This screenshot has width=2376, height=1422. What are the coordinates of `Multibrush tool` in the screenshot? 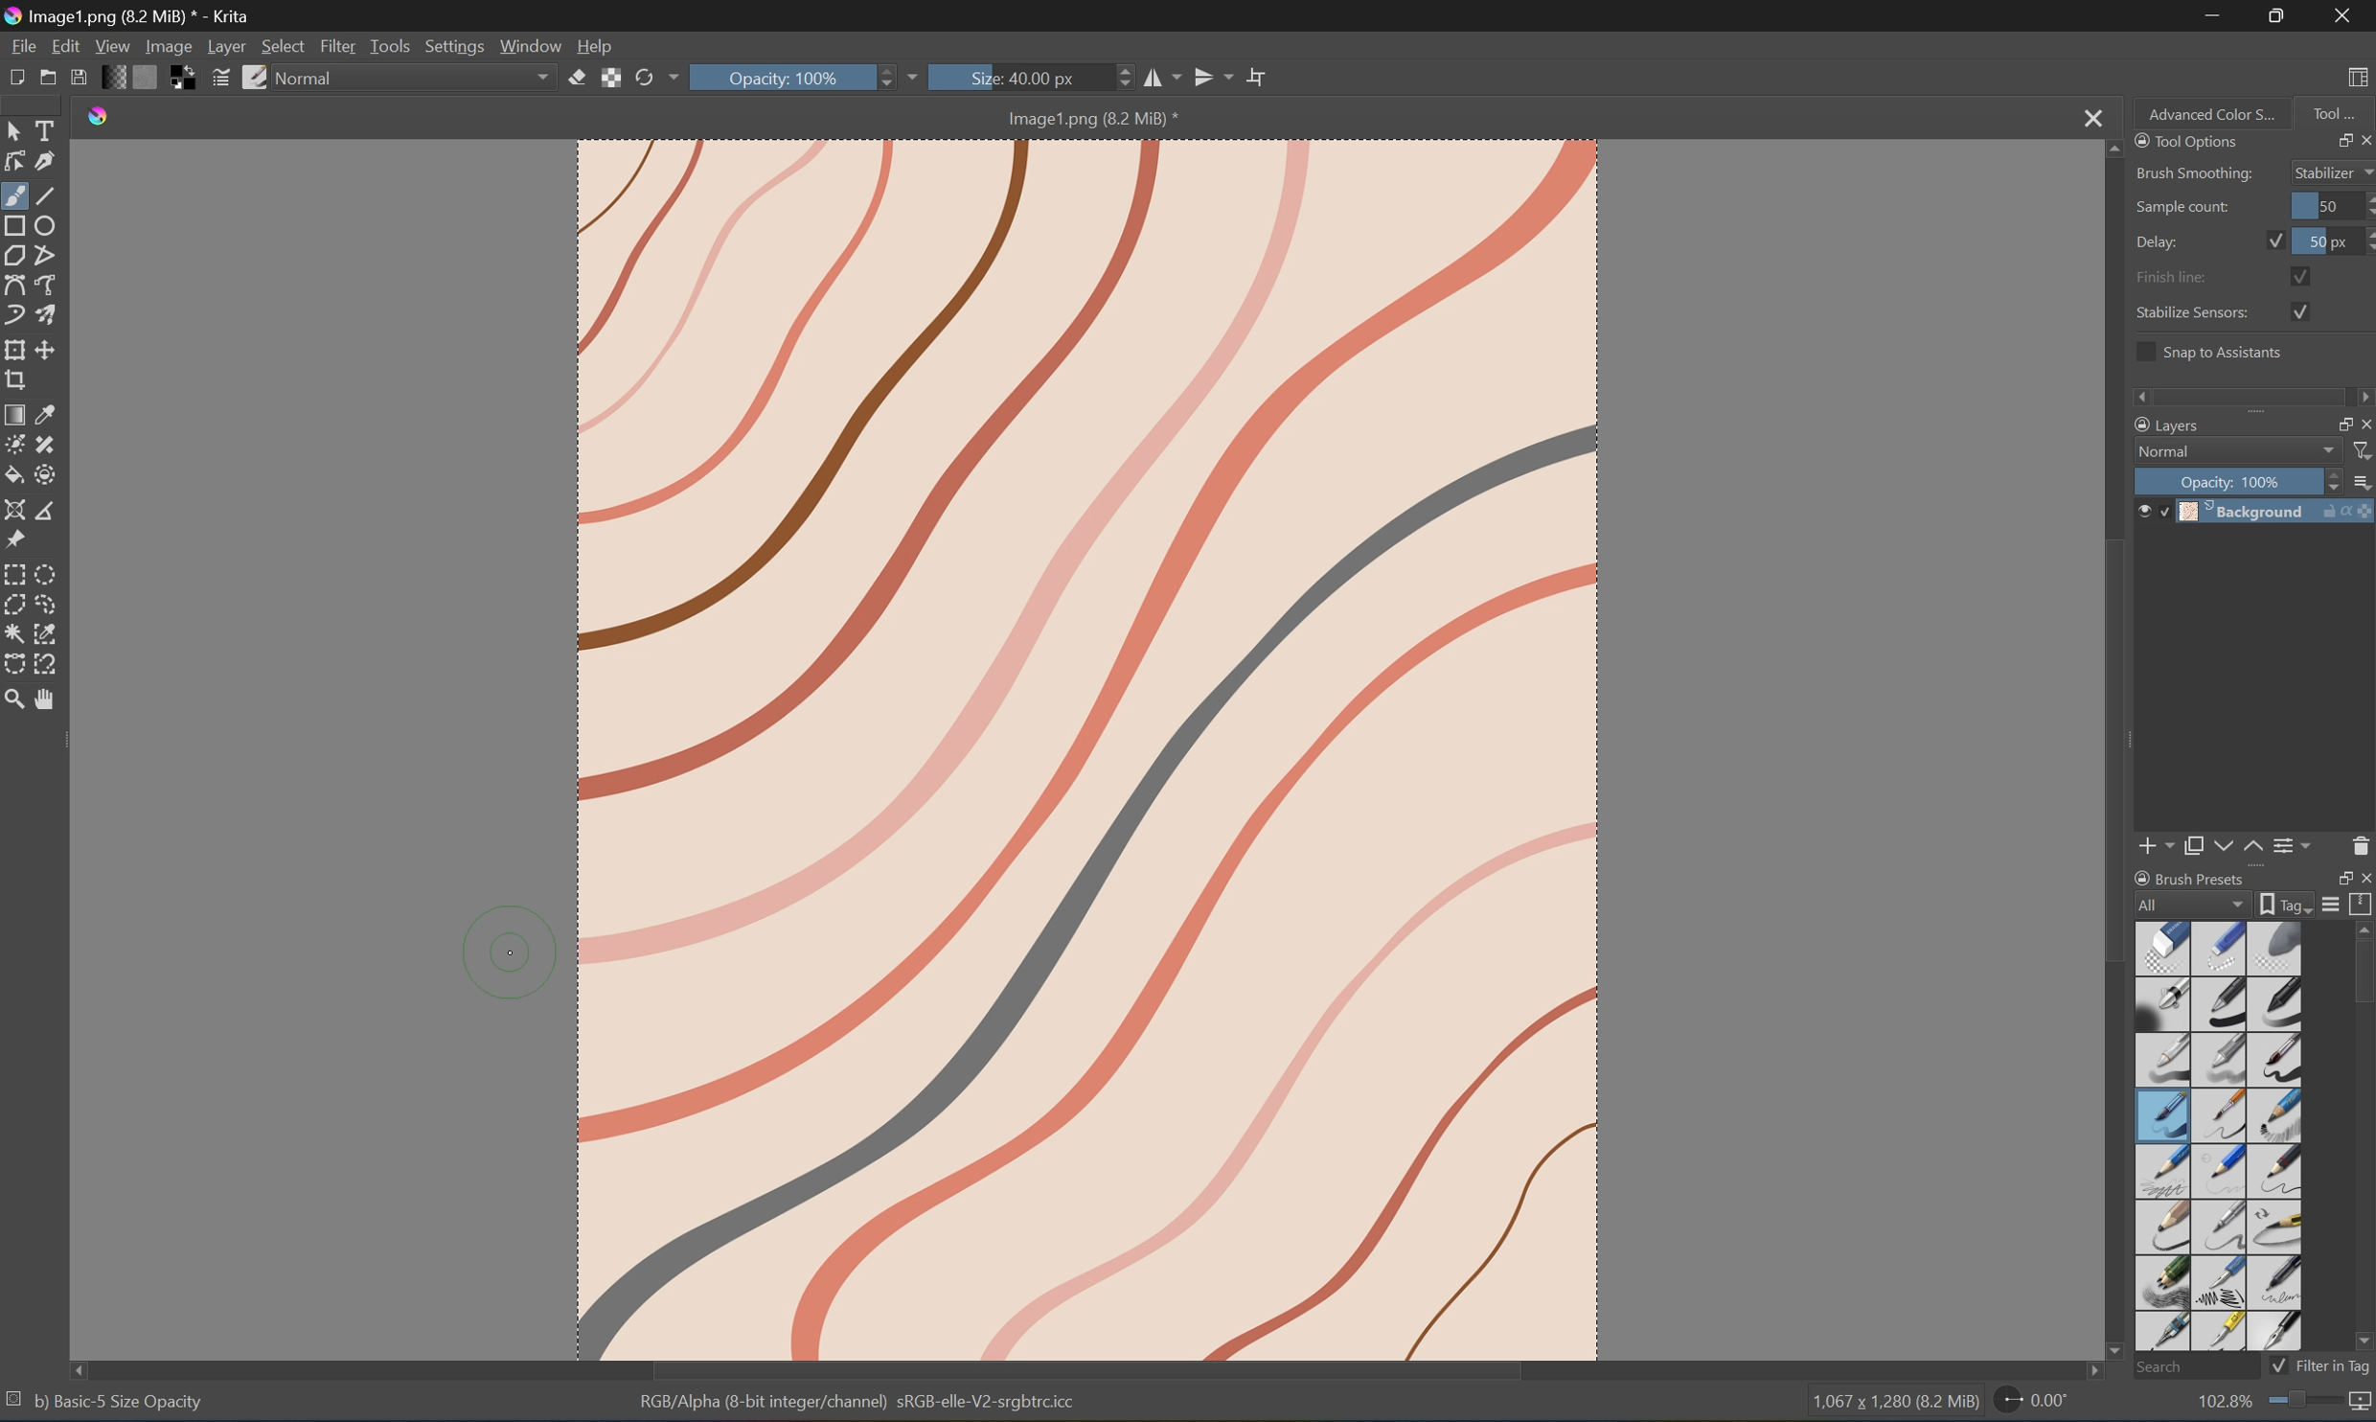 It's located at (49, 312).